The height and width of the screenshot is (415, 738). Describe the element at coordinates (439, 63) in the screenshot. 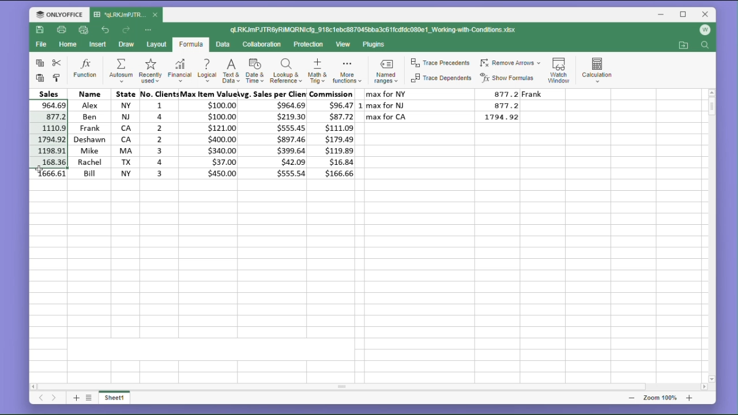

I see `trace predecents` at that location.